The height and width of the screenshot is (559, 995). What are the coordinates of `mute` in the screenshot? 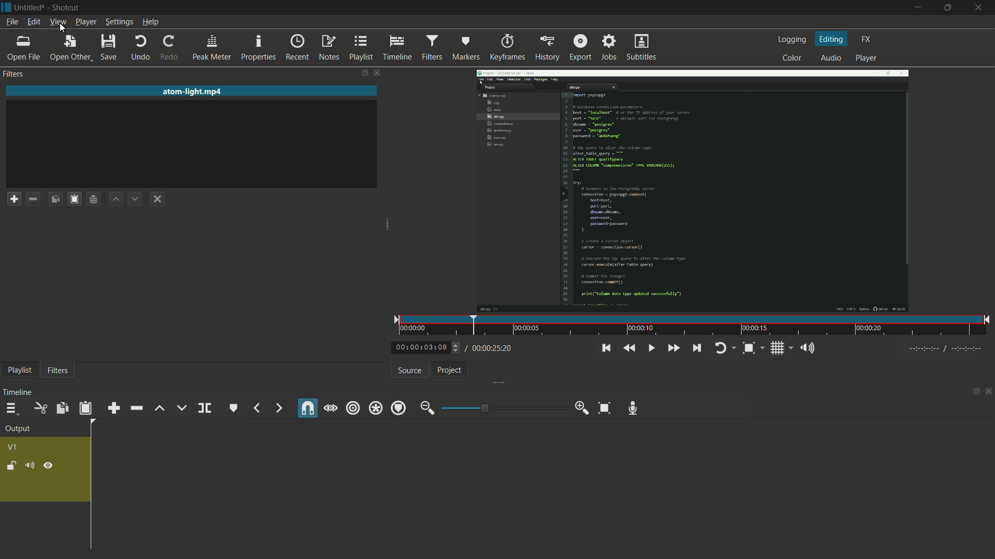 It's located at (29, 465).